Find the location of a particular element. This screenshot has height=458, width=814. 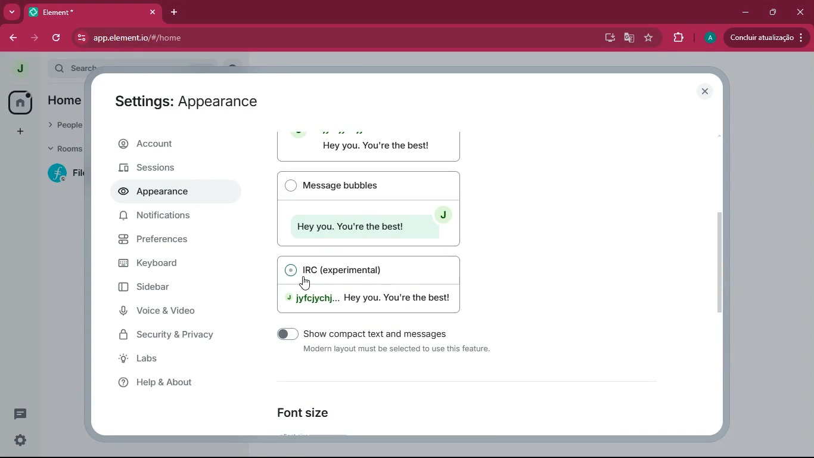

Settings: Appearance is located at coordinates (187, 101).